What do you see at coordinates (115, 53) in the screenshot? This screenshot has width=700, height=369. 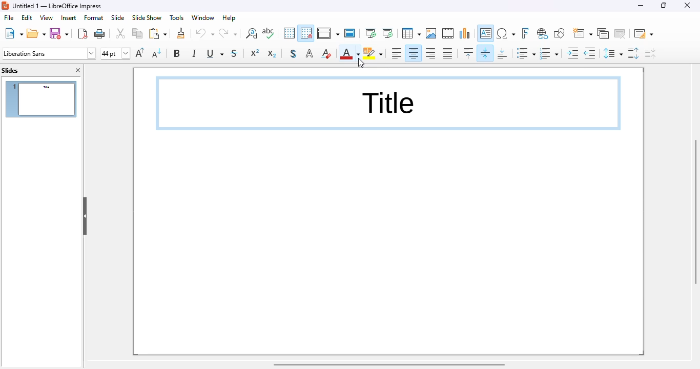 I see `font size` at bounding box center [115, 53].